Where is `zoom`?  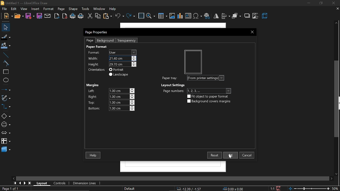
zoom is located at coordinates (151, 16).